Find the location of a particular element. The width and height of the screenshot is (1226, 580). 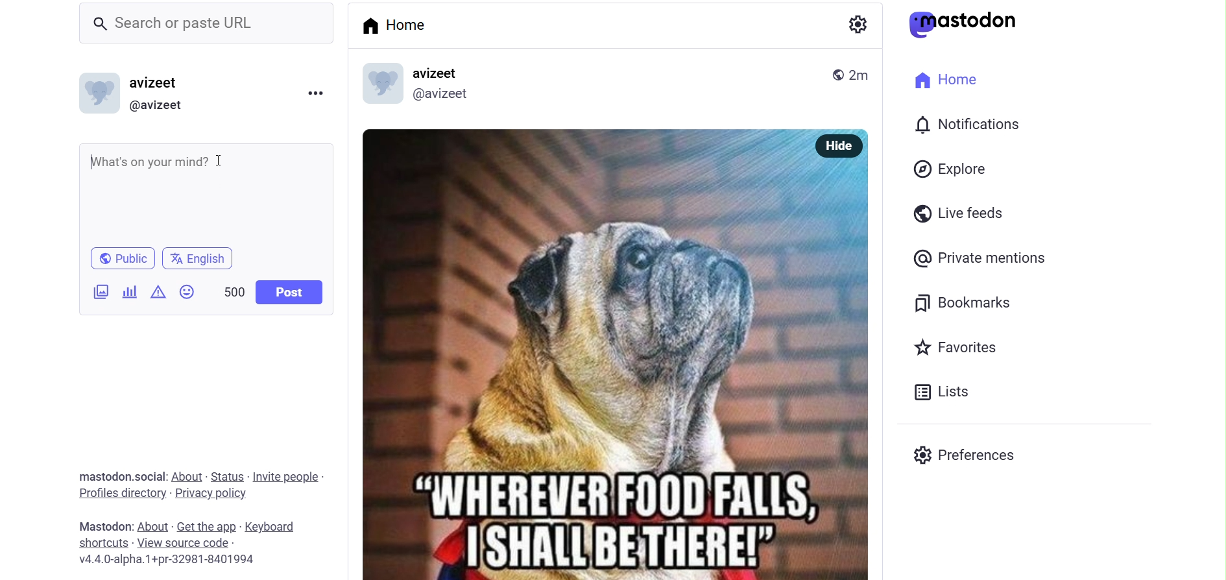

avizeet is located at coordinates (448, 73).